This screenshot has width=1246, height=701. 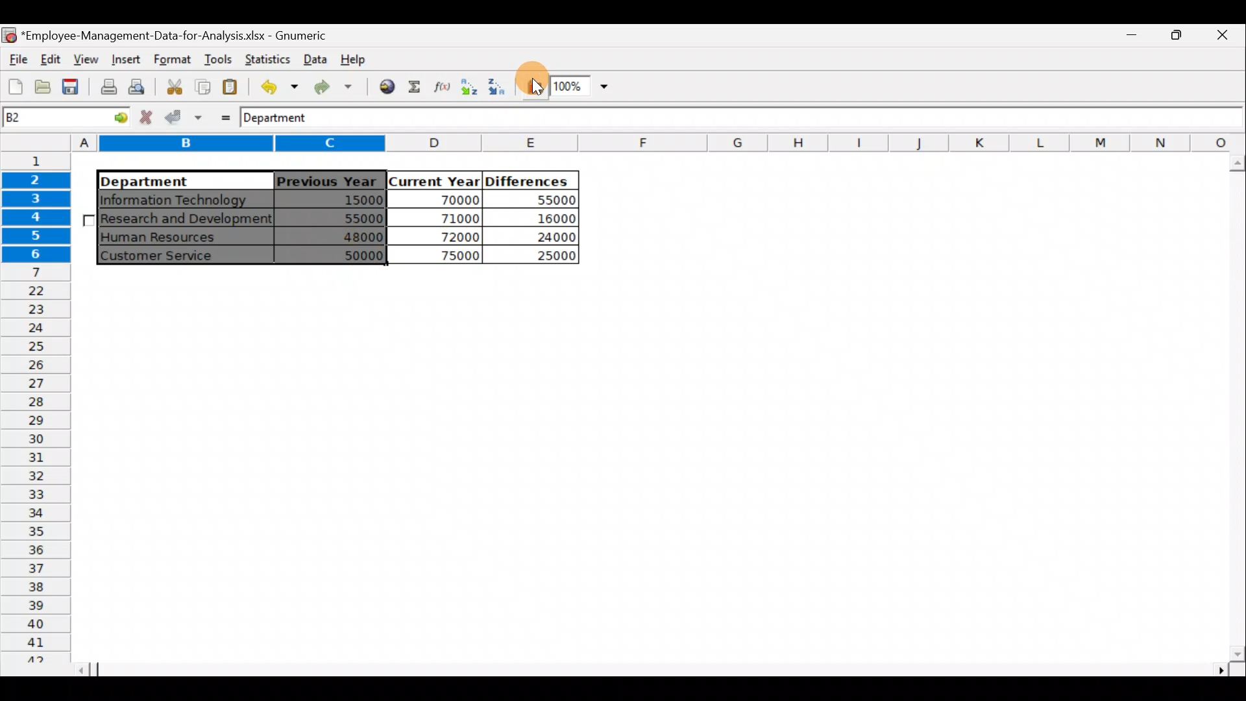 What do you see at coordinates (52, 58) in the screenshot?
I see `Edit` at bounding box center [52, 58].